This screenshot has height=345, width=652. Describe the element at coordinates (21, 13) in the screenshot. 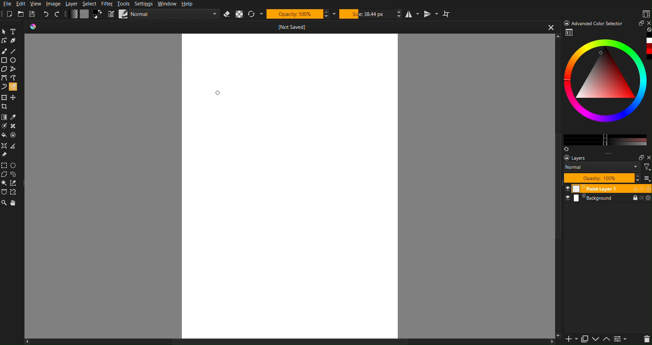

I see `Open` at that location.